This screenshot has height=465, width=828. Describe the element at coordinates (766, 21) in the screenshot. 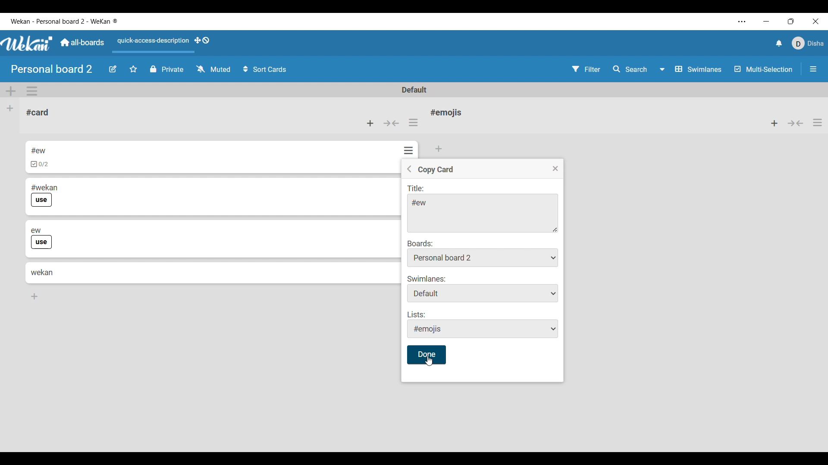

I see `Minimize` at that location.